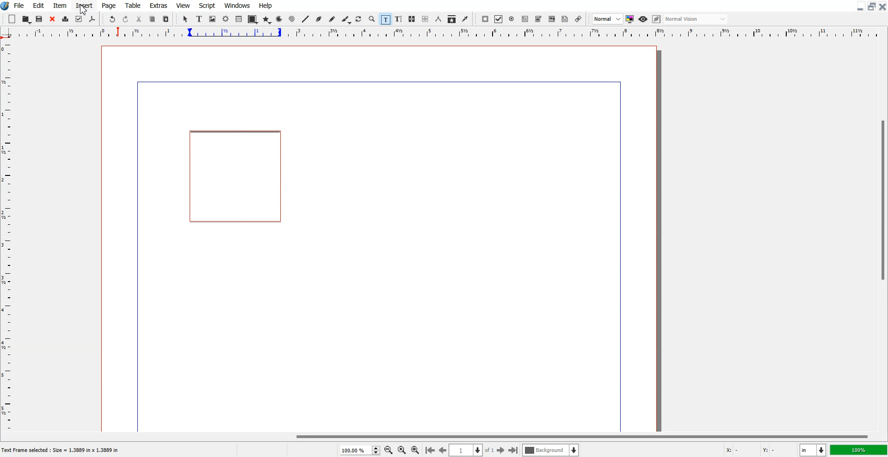 This screenshot has width=888, height=457. I want to click on Render frame, so click(226, 18).